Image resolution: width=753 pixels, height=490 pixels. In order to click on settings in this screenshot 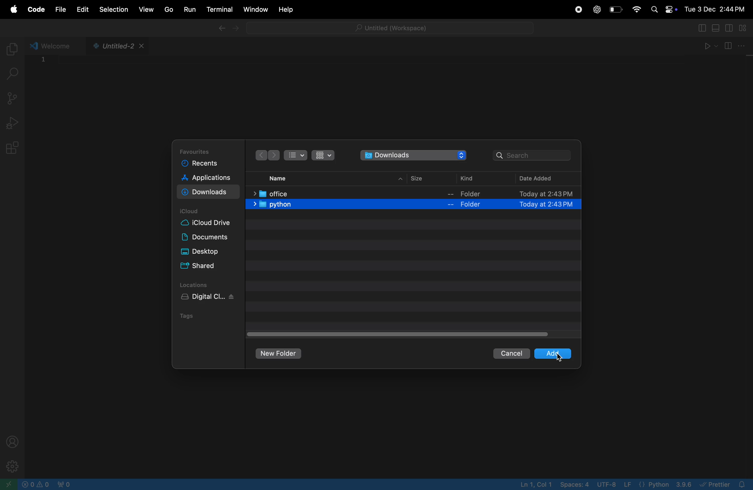, I will do `click(12, 466)`.